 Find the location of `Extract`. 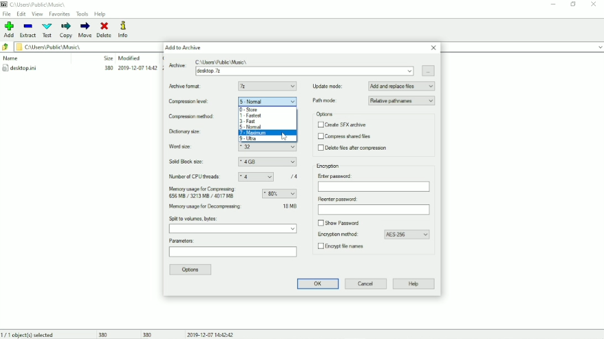

Extract is located at coordinates (28, 30).